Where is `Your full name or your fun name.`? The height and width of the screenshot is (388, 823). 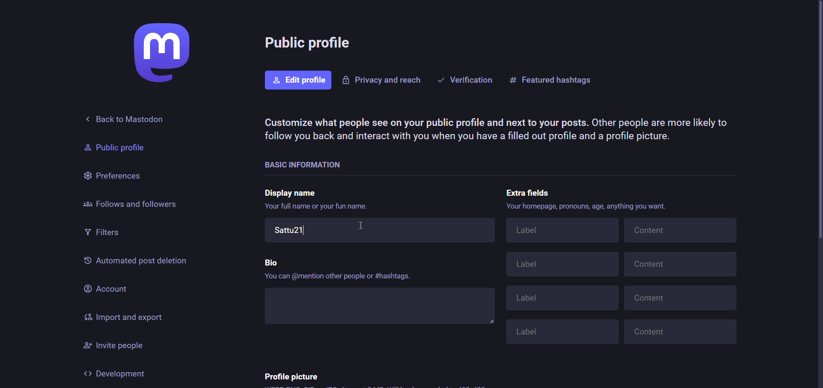 Your full name or your fun name. is located at coordinates (321, 206).